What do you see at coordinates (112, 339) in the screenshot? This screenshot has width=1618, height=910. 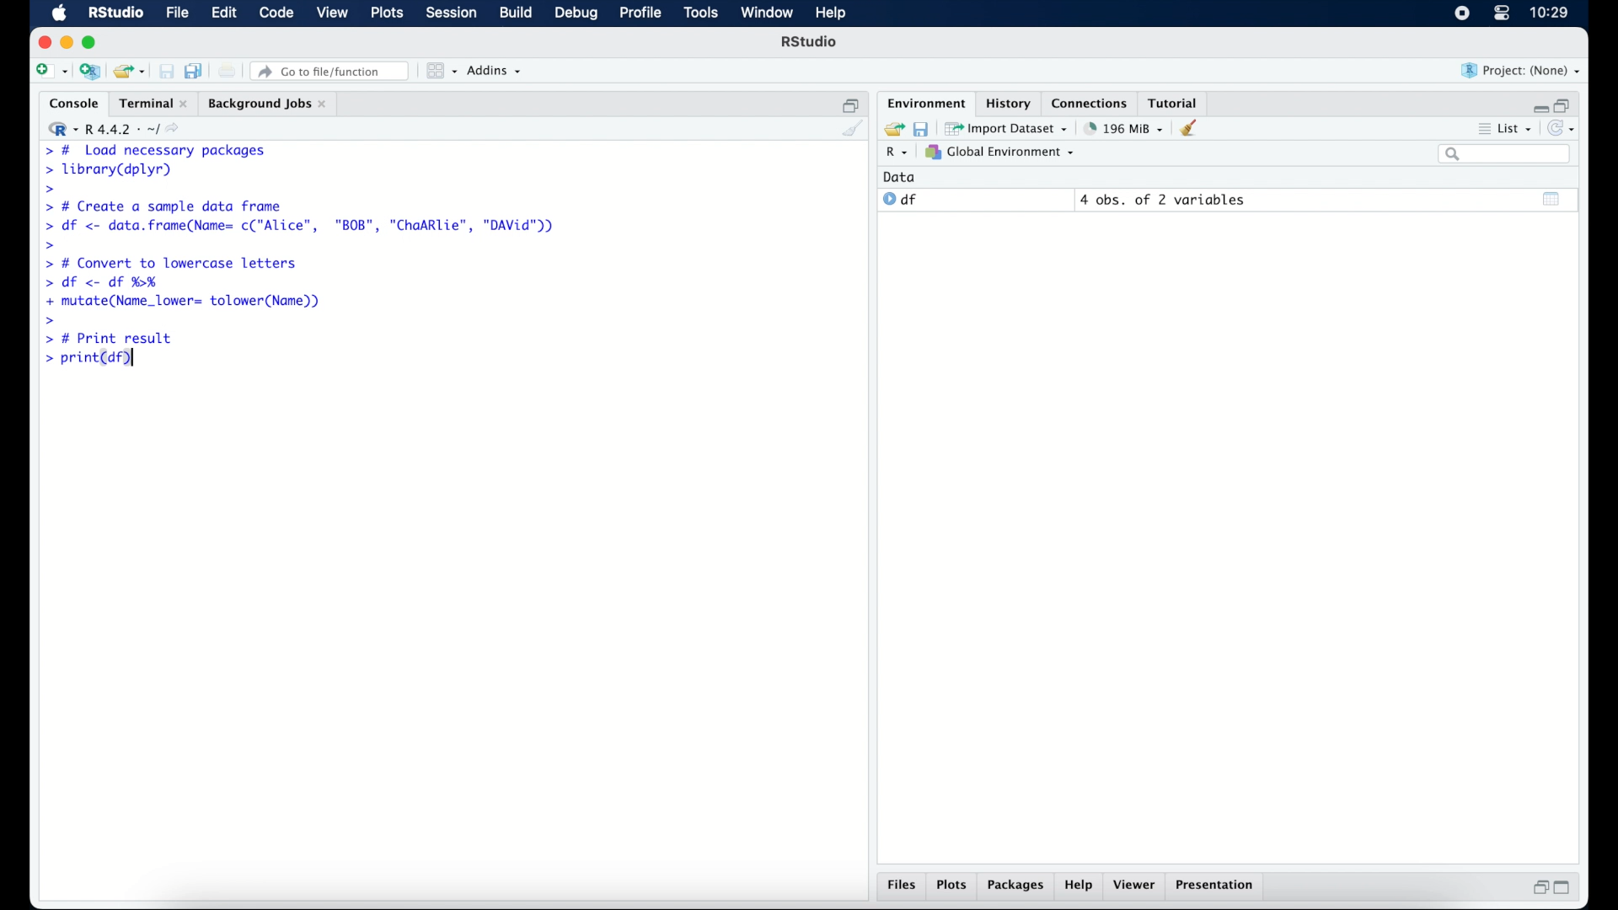 I see `> # Print result` at bounding box center [112, 339].